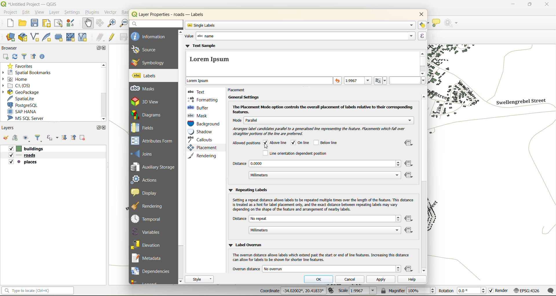 Image resolution: width=556 pixels, height=296 pixels. I want to click on diagrams, so click(150, 115).